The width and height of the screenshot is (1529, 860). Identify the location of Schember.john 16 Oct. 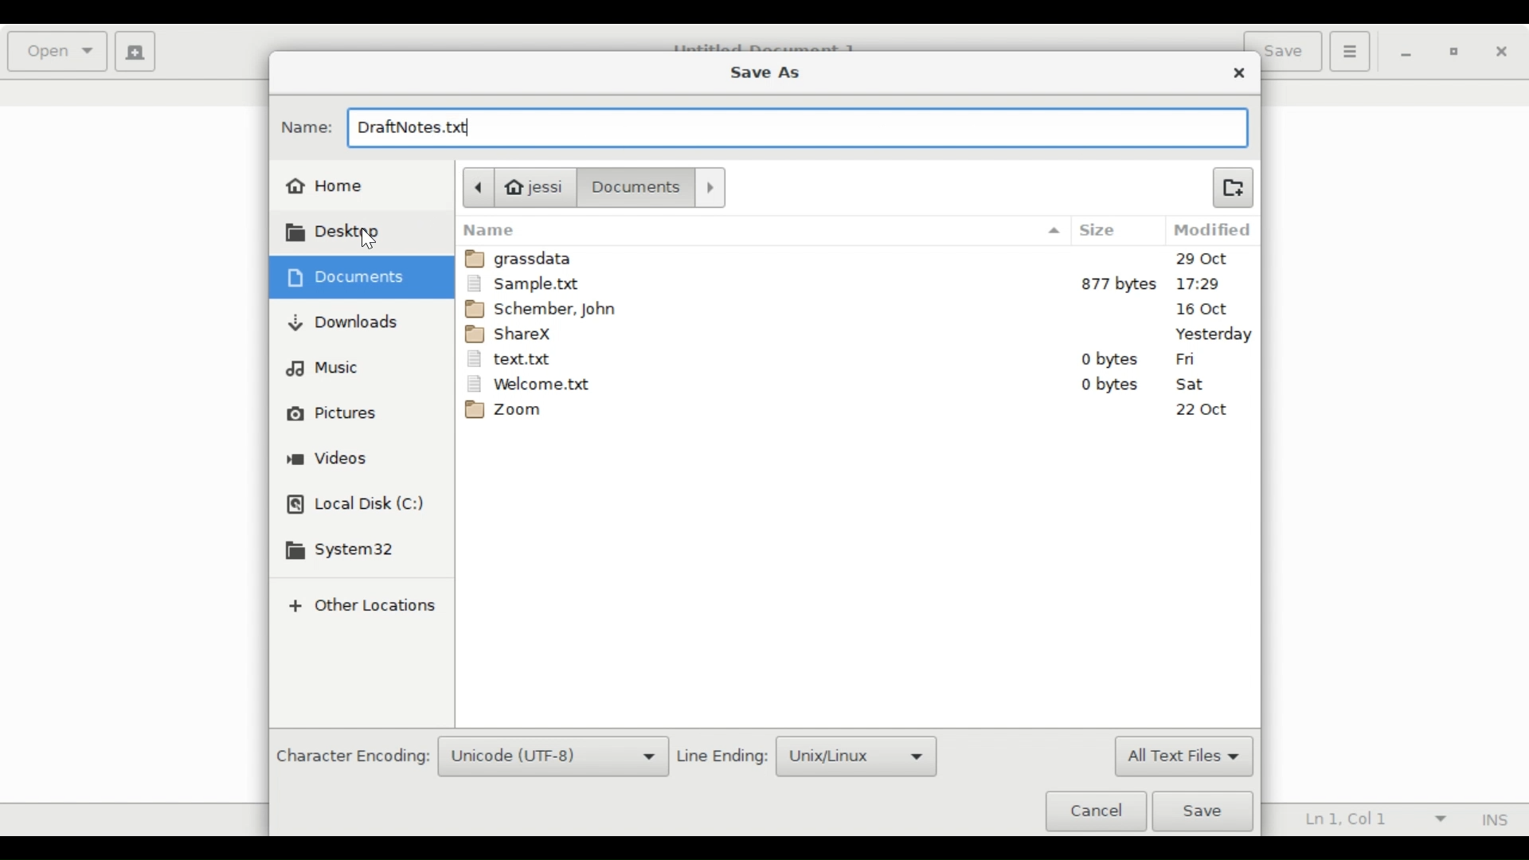
(859, 307).